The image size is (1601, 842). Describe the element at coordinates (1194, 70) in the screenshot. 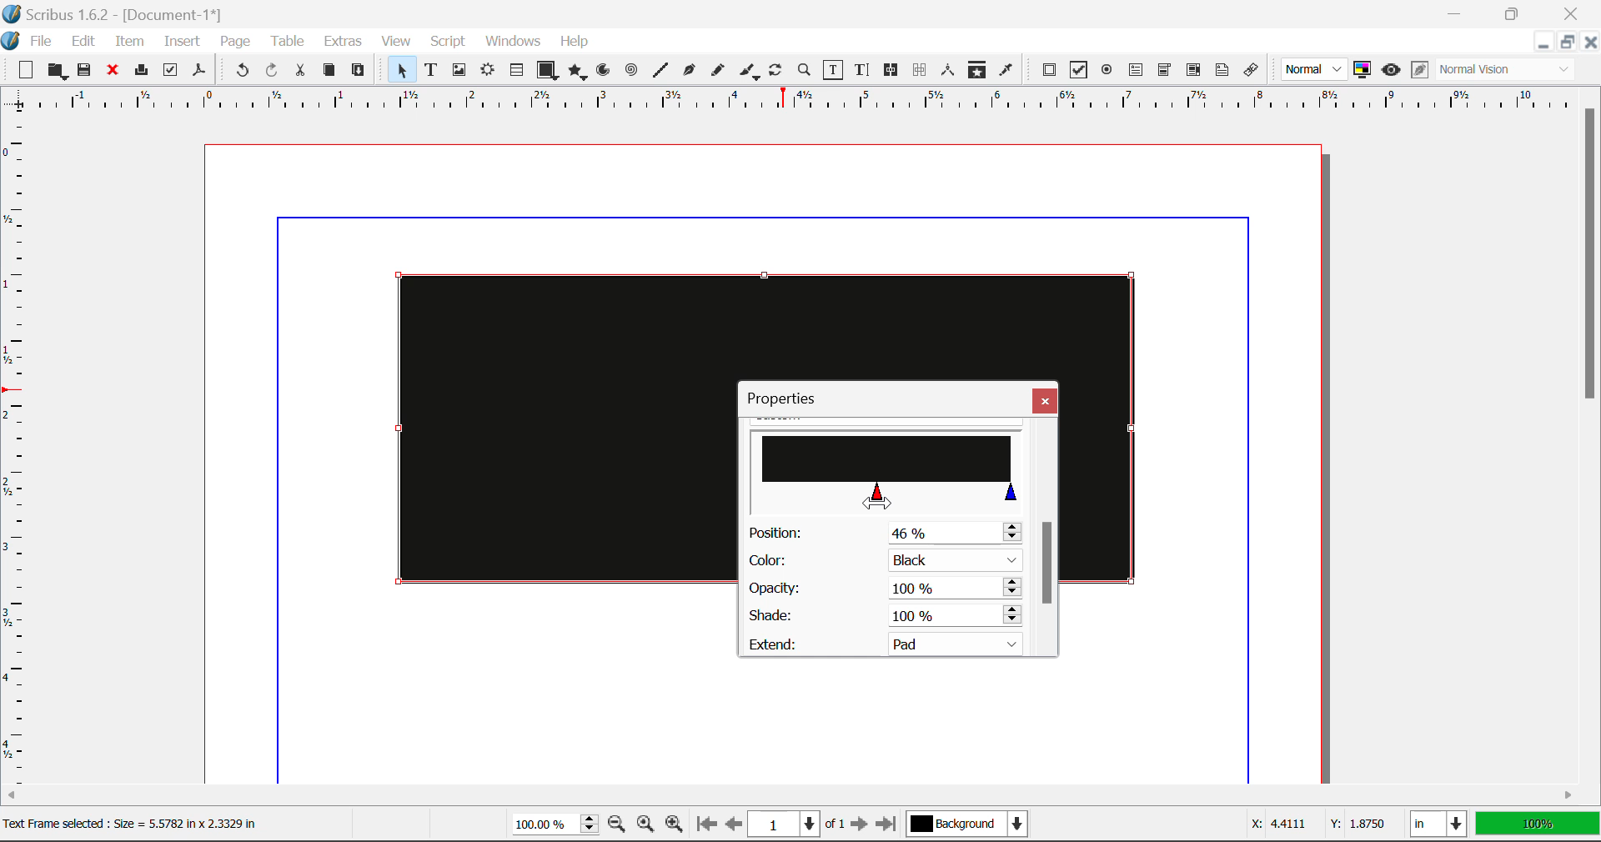

I see `PDF List Box` at that location.